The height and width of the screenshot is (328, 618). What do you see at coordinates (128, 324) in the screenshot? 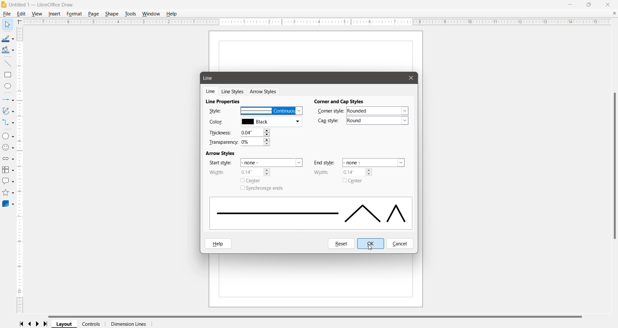
I see `Dimension Lines` at bounding box center [128, 324].